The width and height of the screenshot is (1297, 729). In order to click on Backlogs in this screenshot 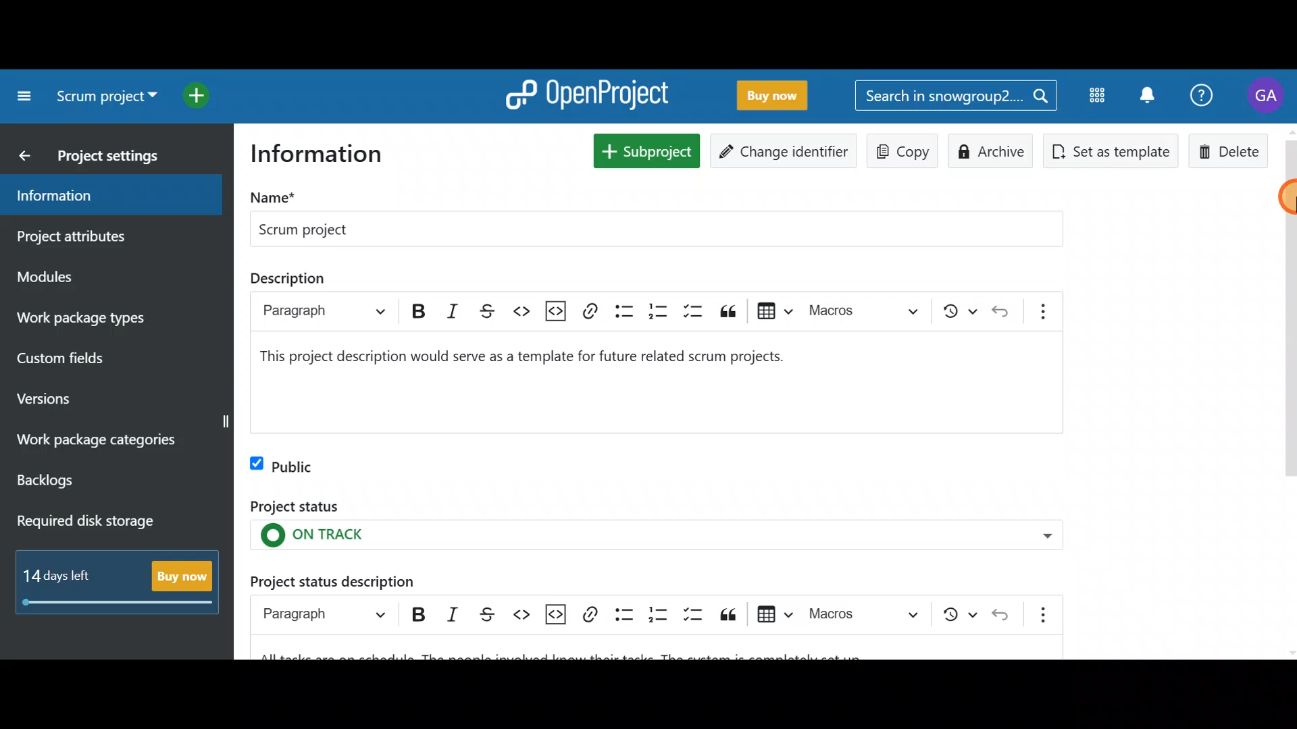, I will do `click(98, 481)`.